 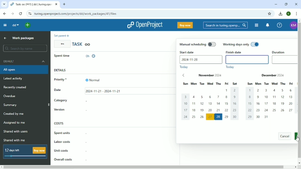 What do you see at coordinates (296, 4) in the screenshot?
I see `Close` at bounding box center [296, 4].